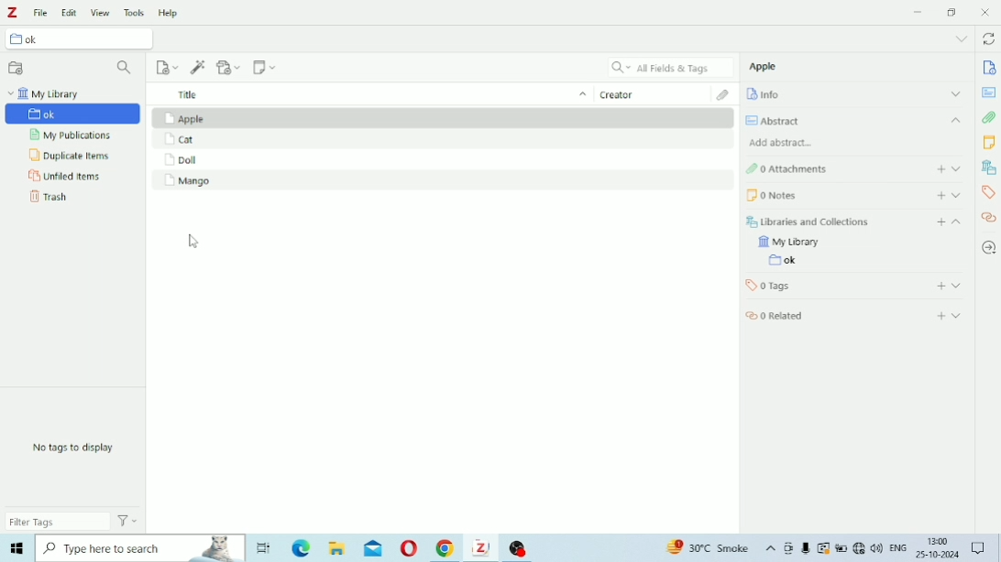 The height and width of the screenshot is (562, 1001). I want to click on Expand section, so click(956, 168).